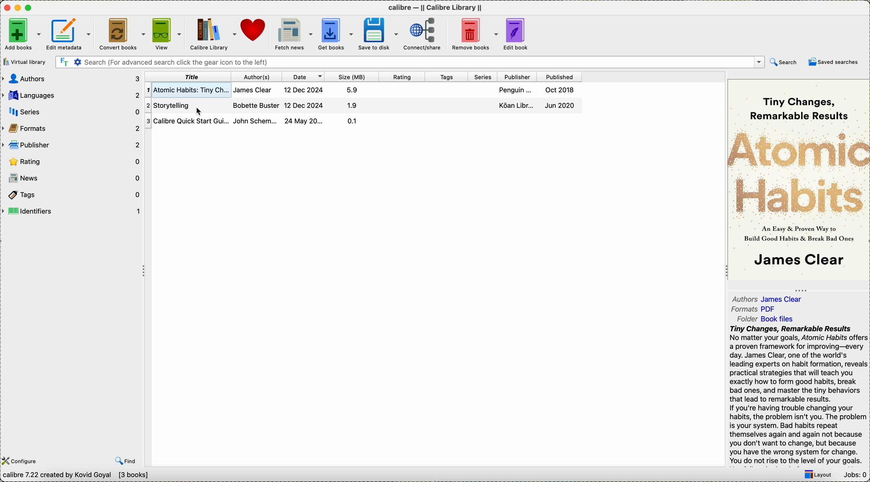  Describe the element at coordinates (832, 62) in the screenshot. I see `saved searches` at that location.